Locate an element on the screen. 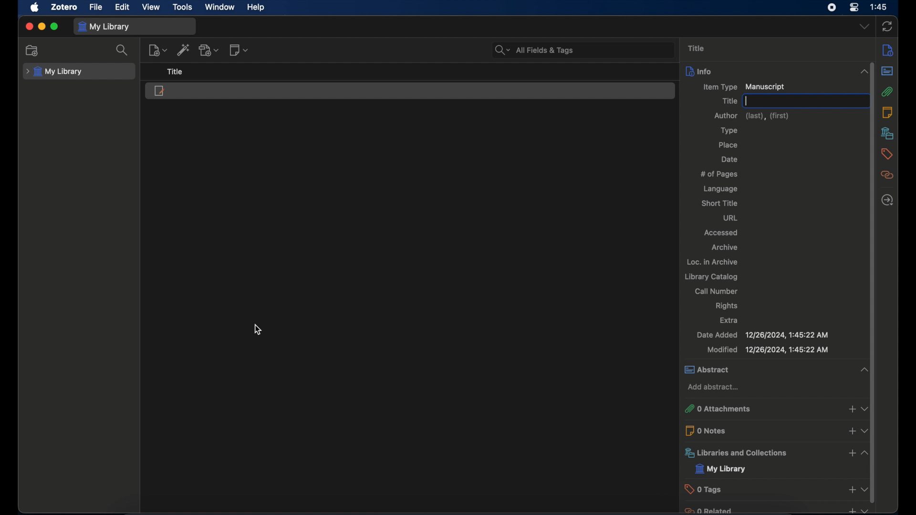 The height and width of the screenshot is (515, 916). window is located at coordinates (219, 7).